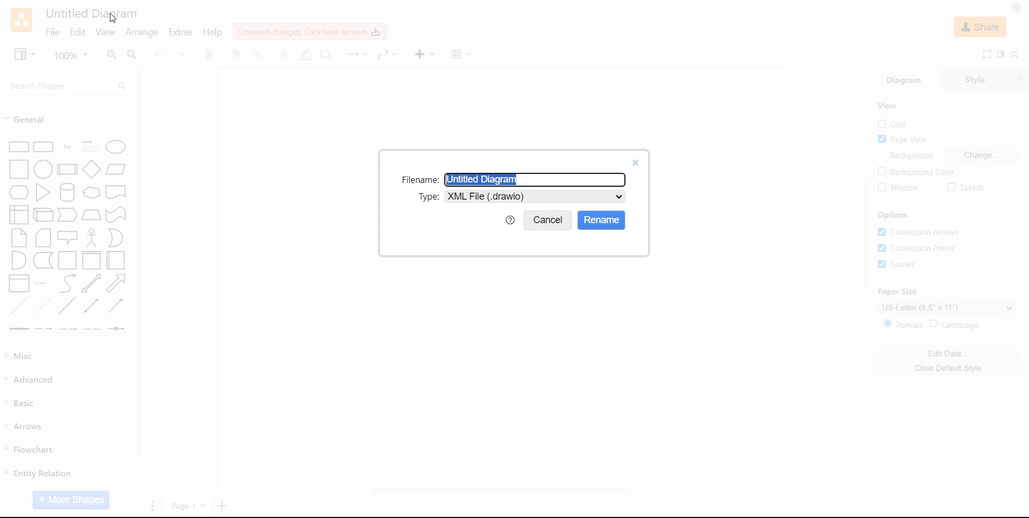 This screenshot has width=1029, height=518. I want to click on Select paper size , so click(946, 307).